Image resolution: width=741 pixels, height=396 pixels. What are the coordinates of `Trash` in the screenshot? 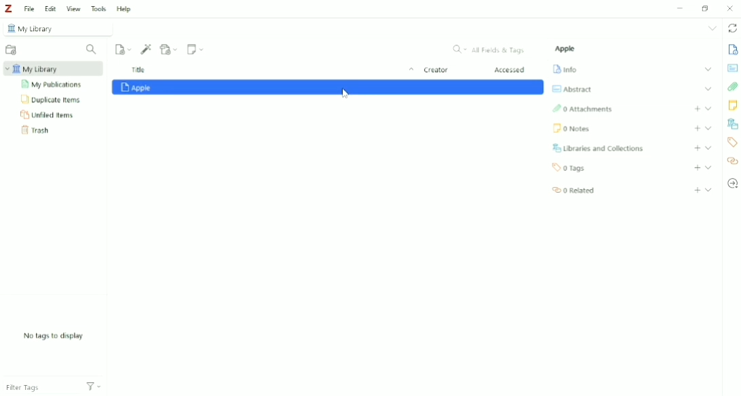 It's located at (37, 131).